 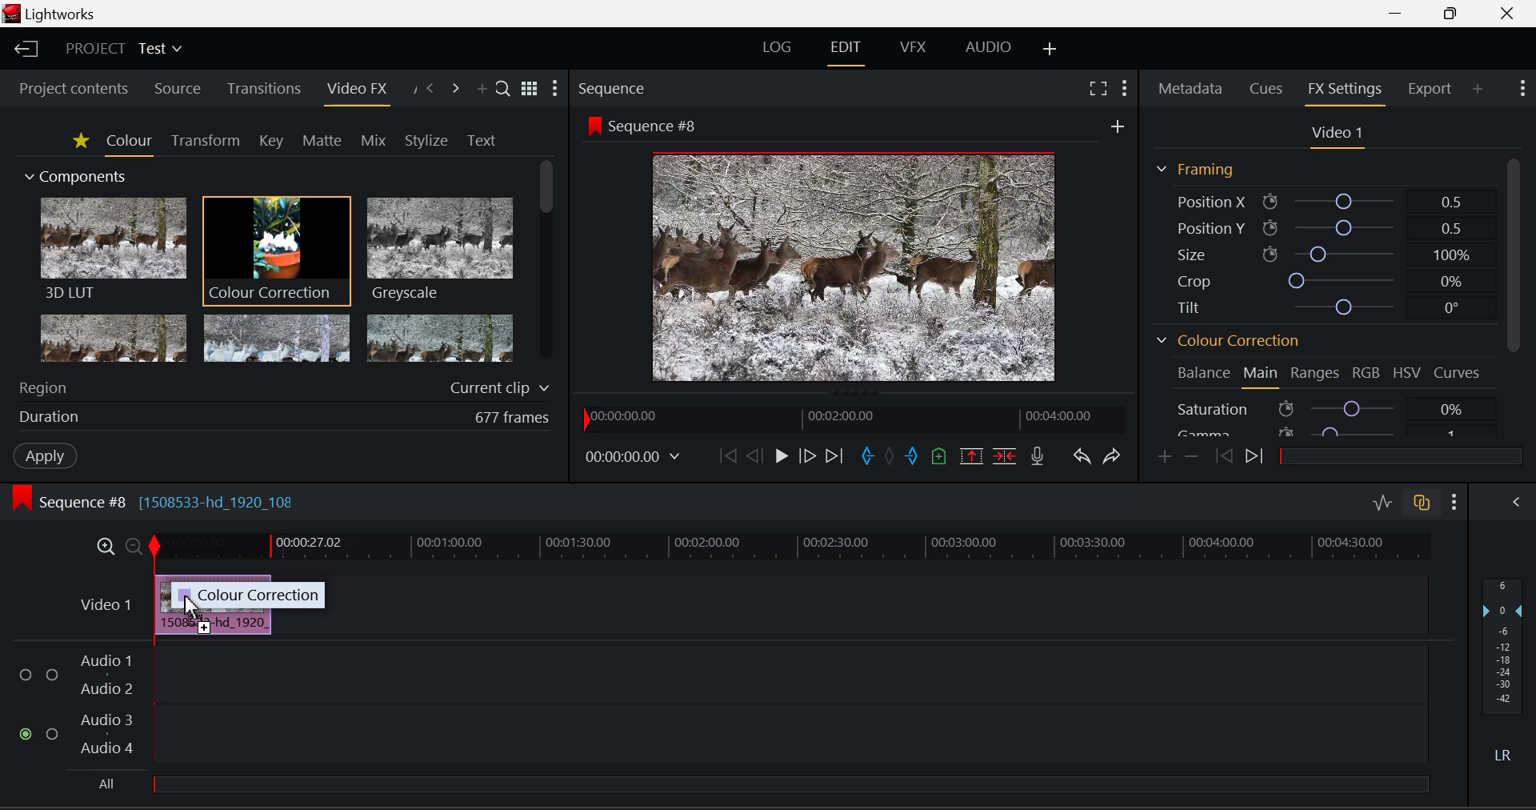 What do you see at coordinates (482, 140) in the screenshot?
I see `Text` at bounding box center [482, 140].